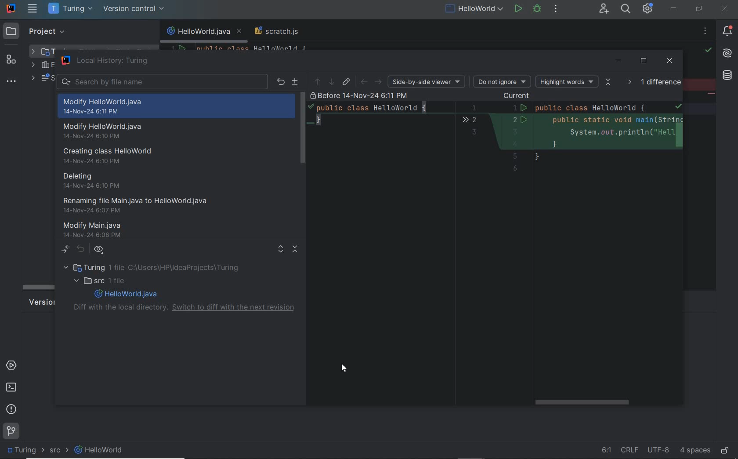 The image size is (738, 459). What do you see at coordinates (727, 76) in the screenshot?
I see `database` at bounding box center [727, 76].